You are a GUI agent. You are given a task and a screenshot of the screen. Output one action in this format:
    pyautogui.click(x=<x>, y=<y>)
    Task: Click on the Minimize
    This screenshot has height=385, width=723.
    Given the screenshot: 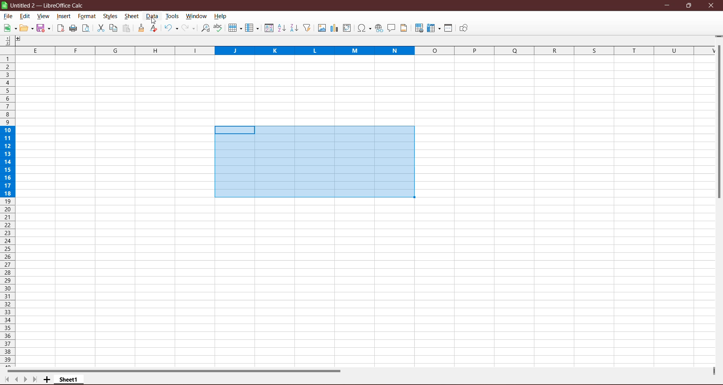 What is the action you would take?
    pyautogui.click(x=668, y=5)
    